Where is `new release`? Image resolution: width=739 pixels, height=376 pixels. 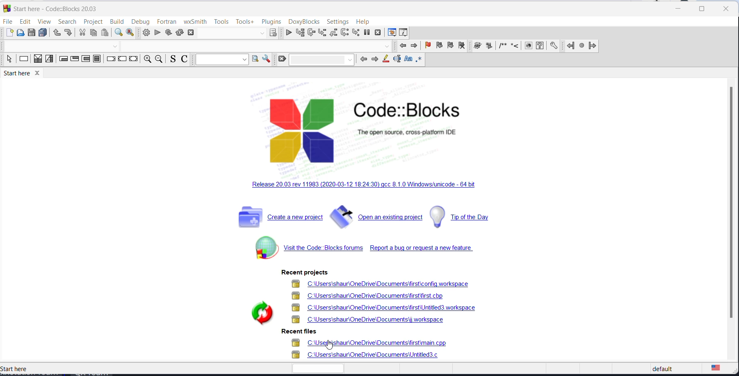
new release is located at coordinates (363, 187).